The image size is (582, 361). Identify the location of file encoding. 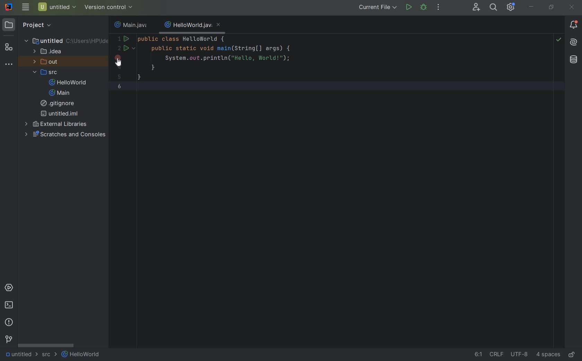
(520, 355).